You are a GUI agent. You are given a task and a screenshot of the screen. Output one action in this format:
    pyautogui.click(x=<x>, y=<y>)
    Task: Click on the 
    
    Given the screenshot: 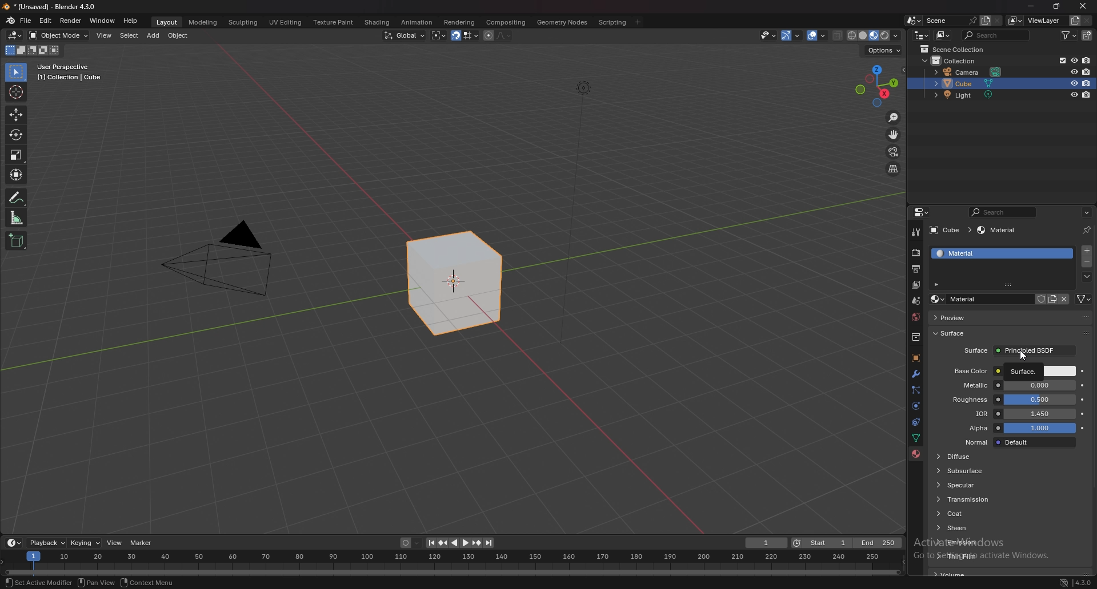 What is the action you would take?
    pyautogui.click(x=102, y=583)
    